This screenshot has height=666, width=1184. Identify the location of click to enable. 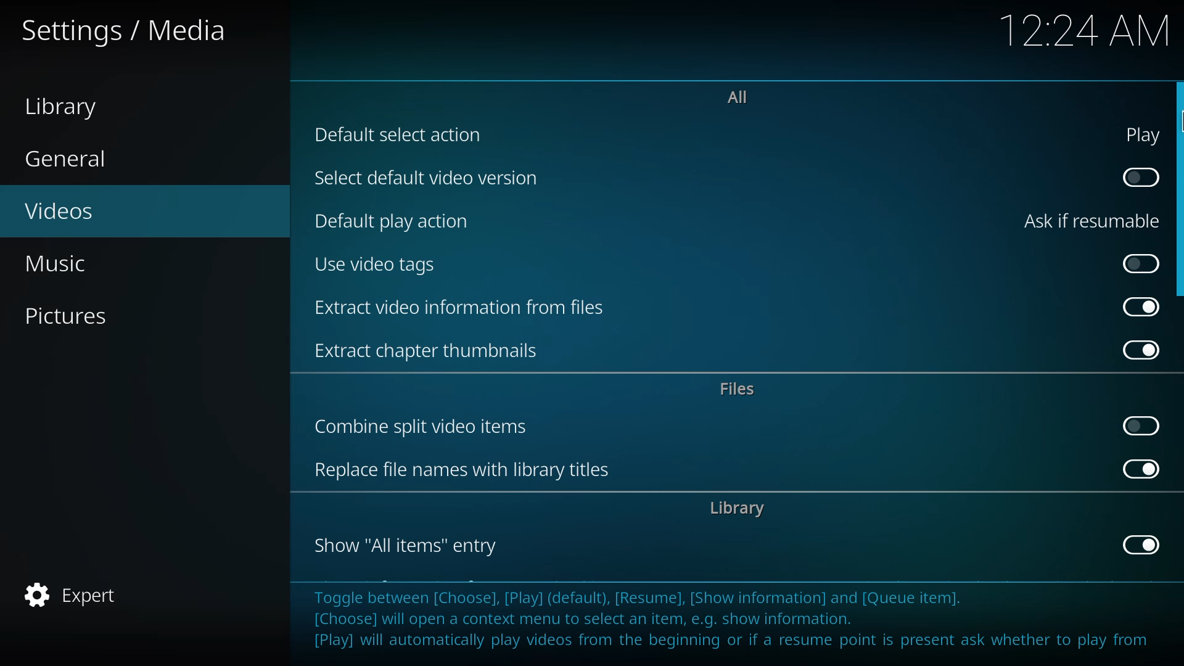
(1138, 424).